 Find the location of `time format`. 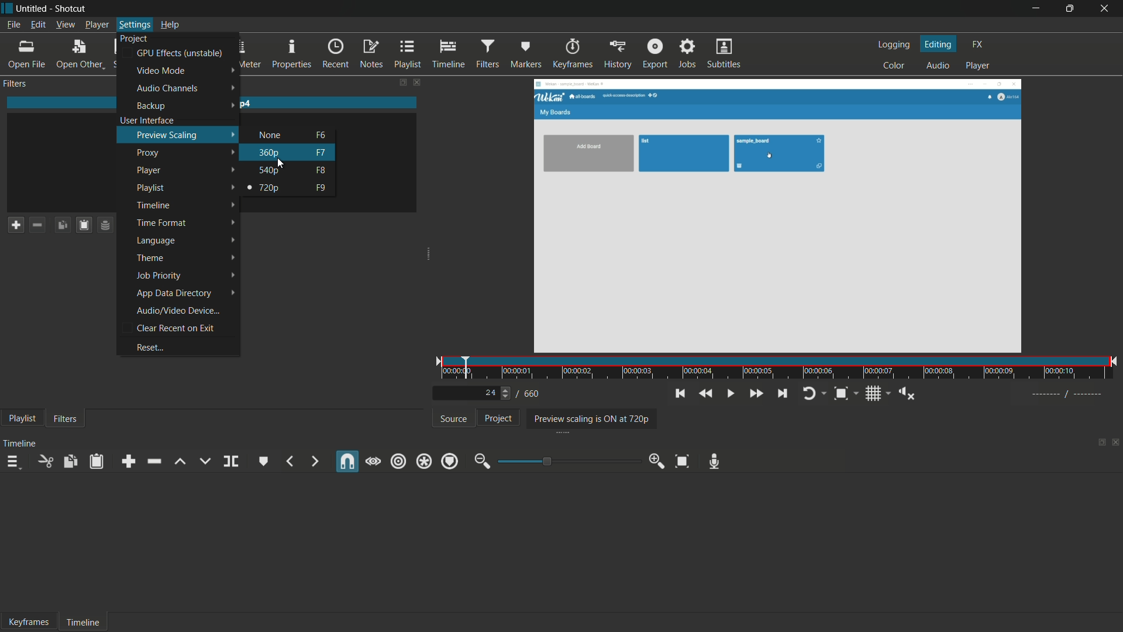

time format is located at coordinates (161, 223).